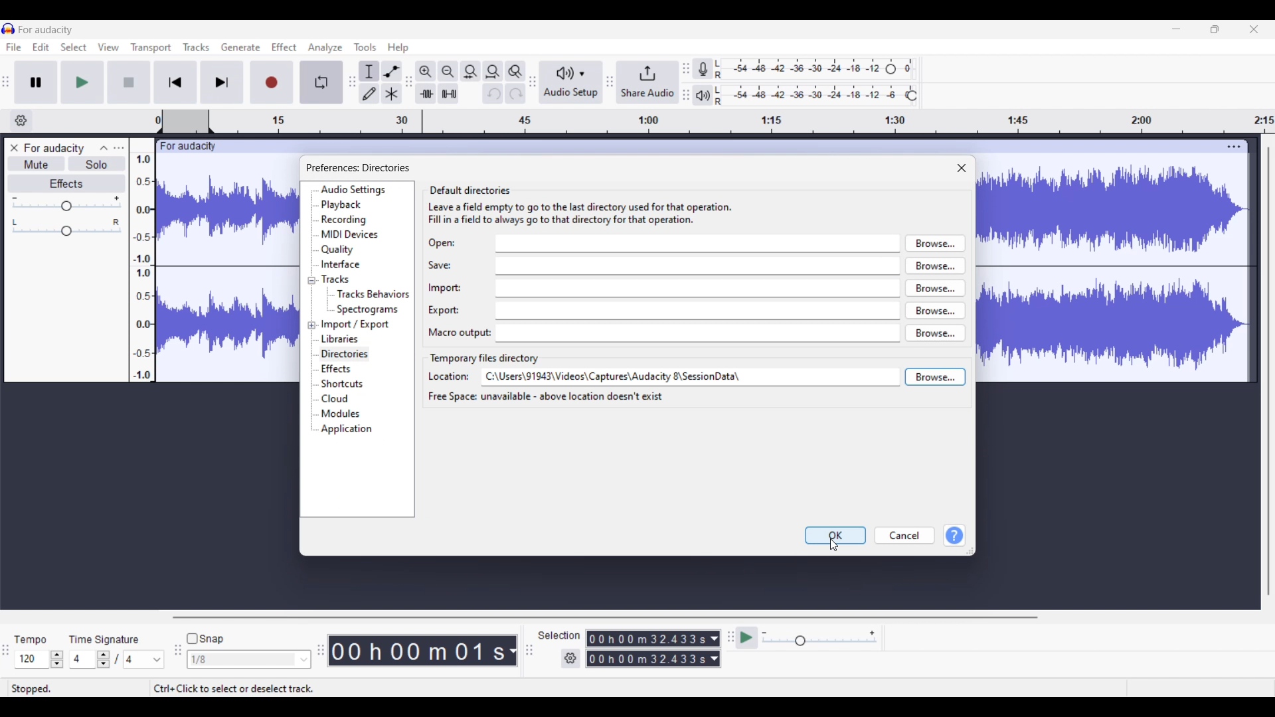 This screenshot has height=717, width=1275. Describe the element at coordinates (834, 545) in the screenshot. I see `Cursor` at that location.